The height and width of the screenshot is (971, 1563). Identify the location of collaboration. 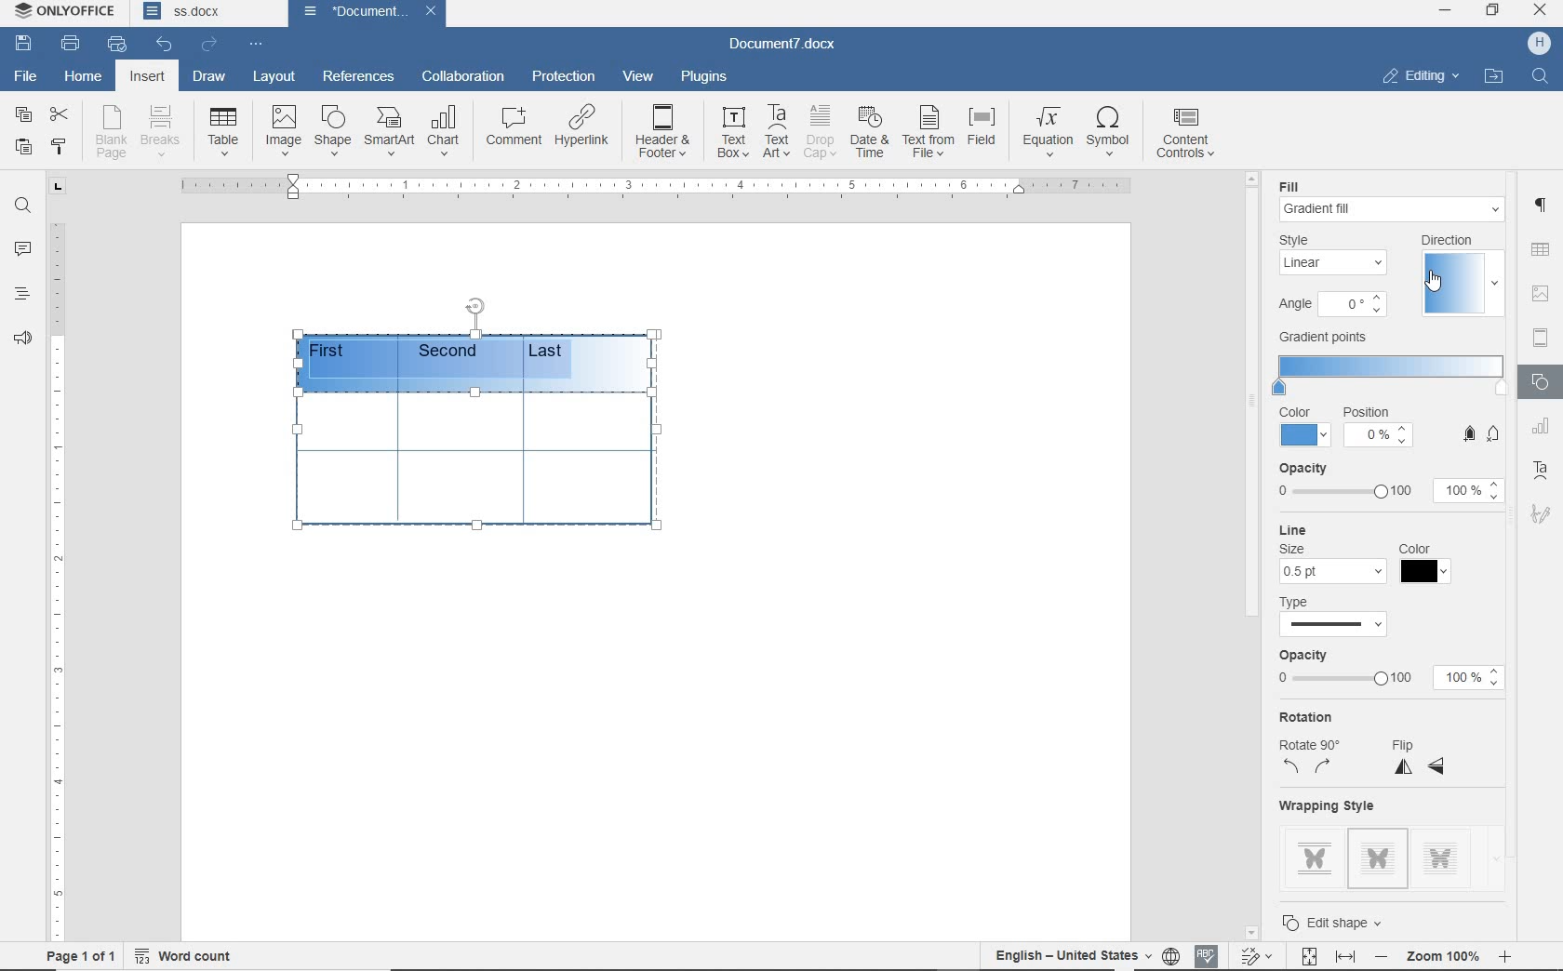
(465, 77).